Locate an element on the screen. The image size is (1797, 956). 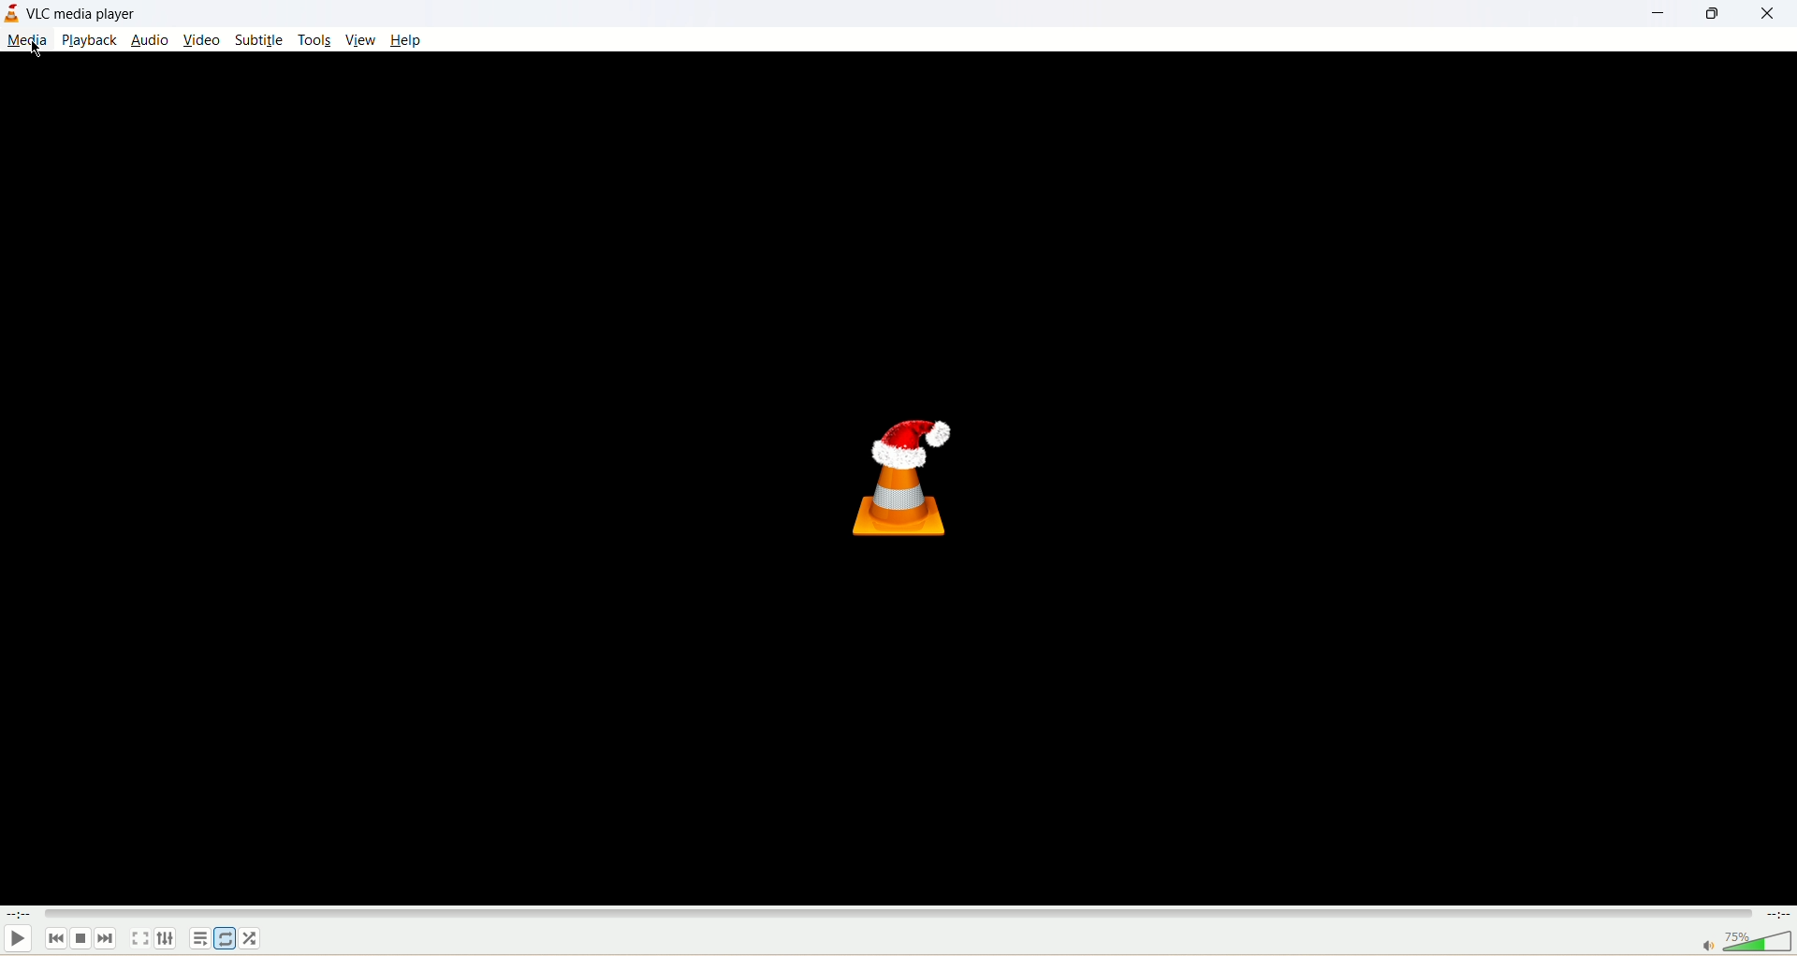
video is located at coordinates (204, 41).